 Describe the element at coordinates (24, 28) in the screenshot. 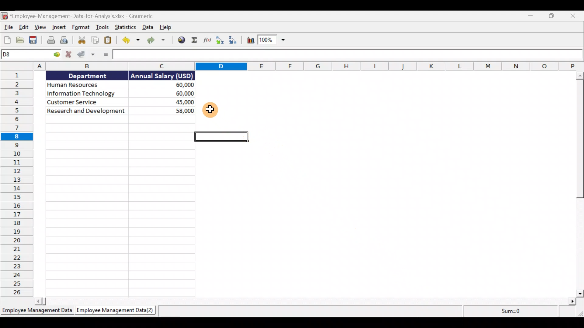

I see `Edit` at that location.